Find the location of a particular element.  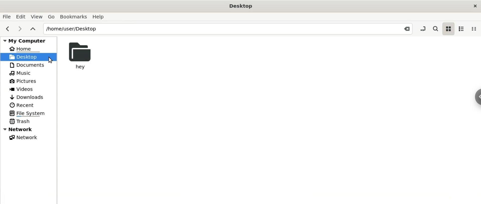

cursor is located at coordinates (50, 60).